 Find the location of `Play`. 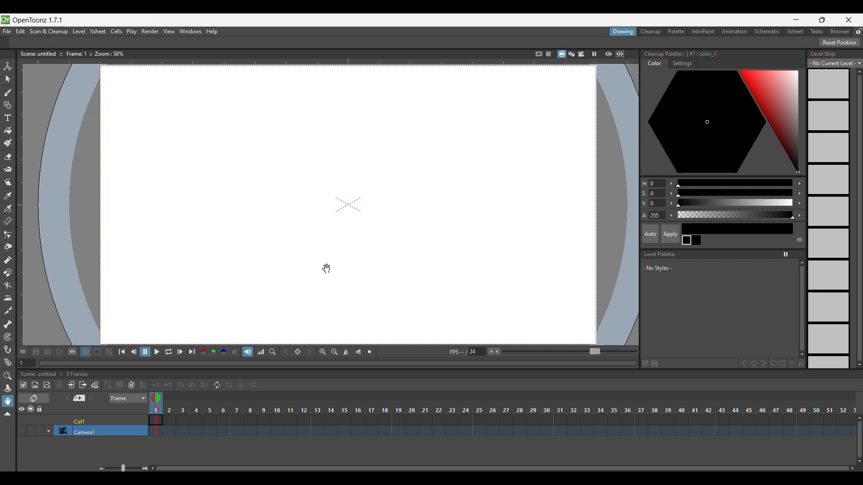

Play is located at coordinates (156, 351).